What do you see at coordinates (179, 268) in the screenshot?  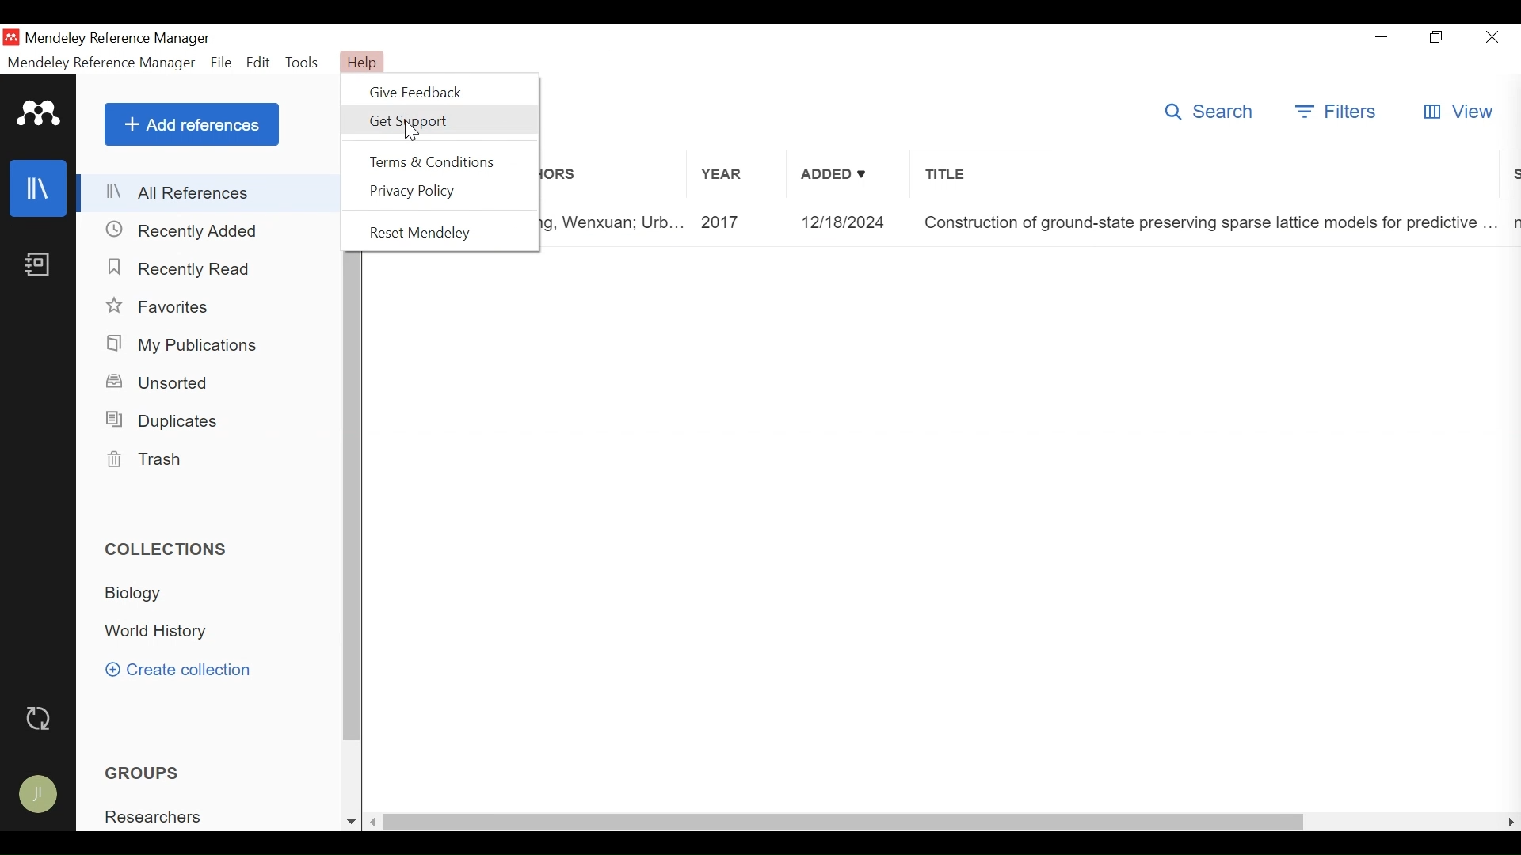 I see `Recently Read` at bounding box center [179, 268].